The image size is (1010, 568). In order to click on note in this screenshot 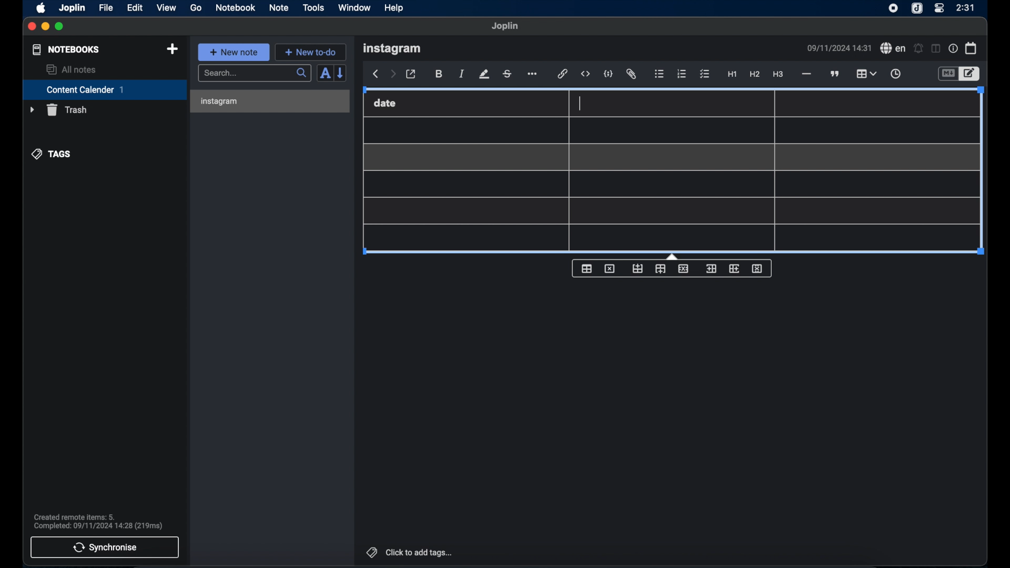, I will do `click(279, 8)`.